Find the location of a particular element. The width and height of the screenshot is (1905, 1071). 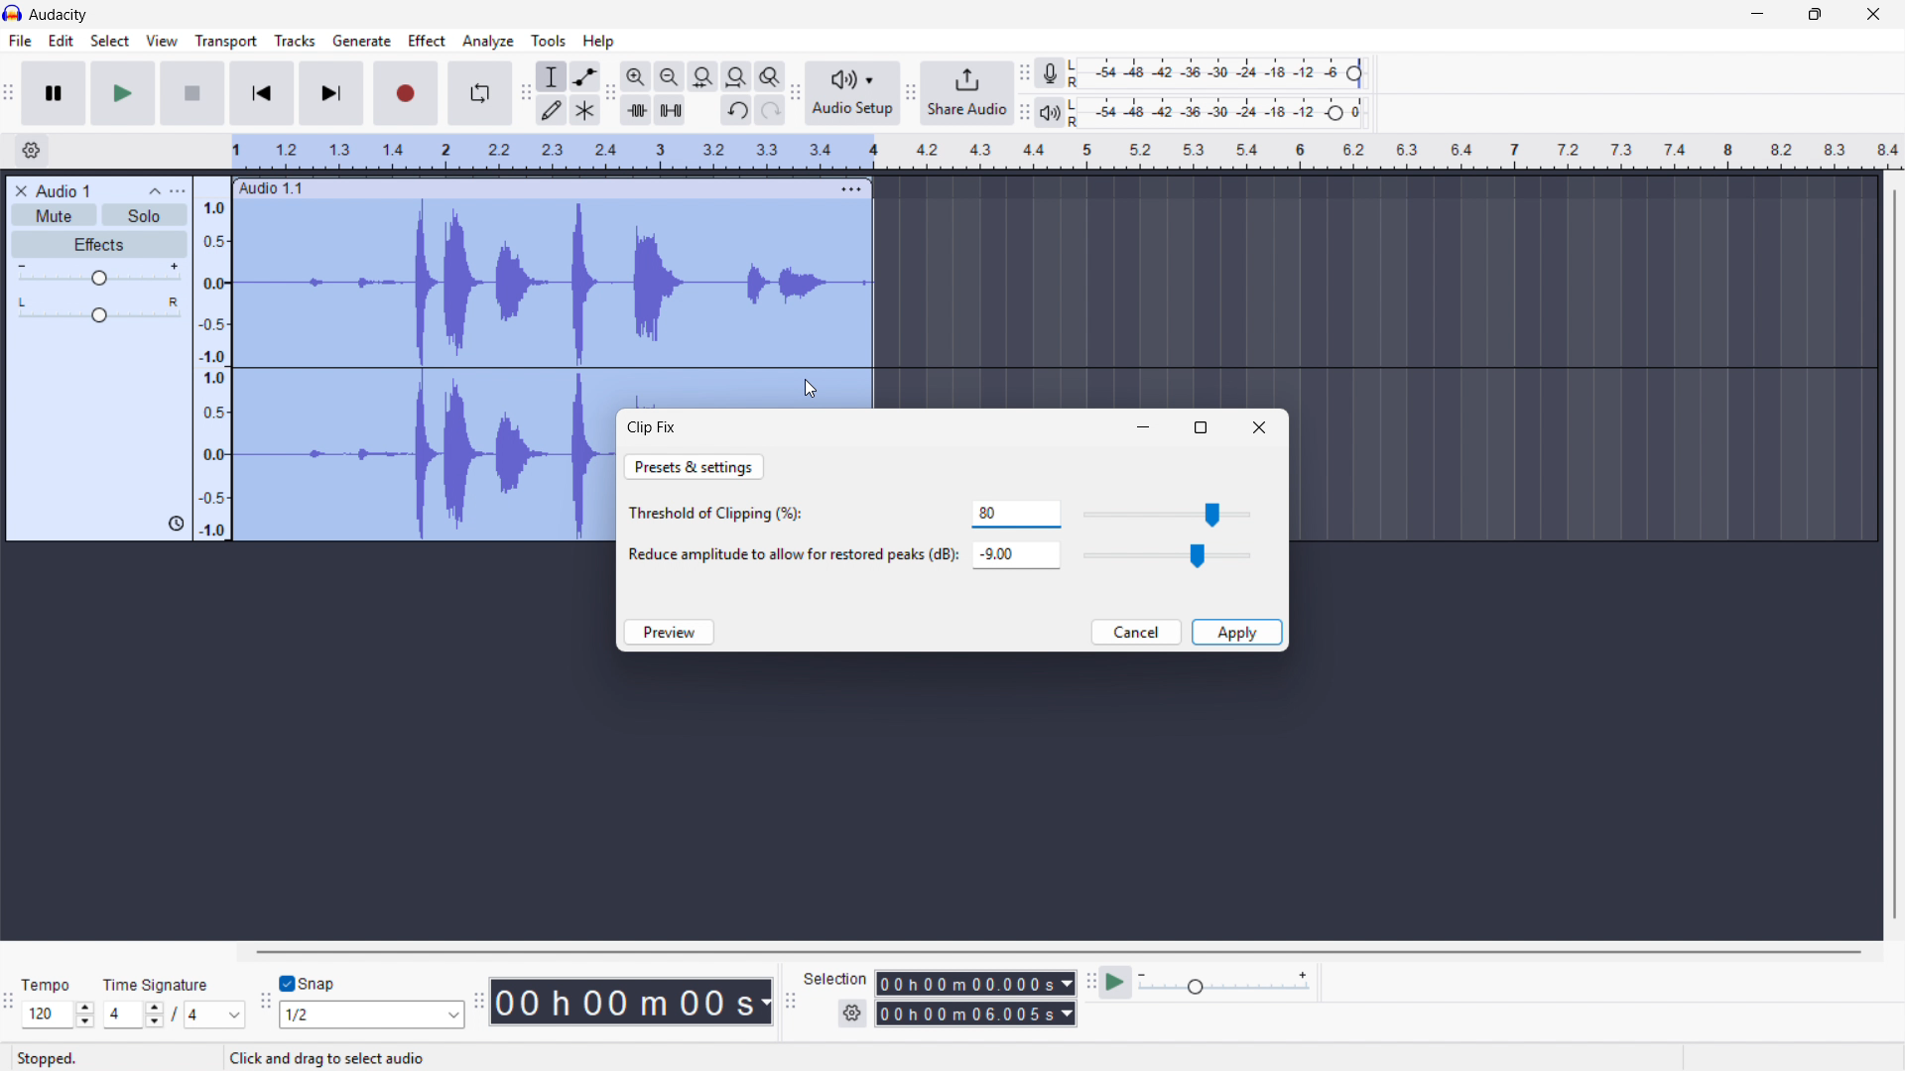

Recording metre is located at coordinates (1050, 73).